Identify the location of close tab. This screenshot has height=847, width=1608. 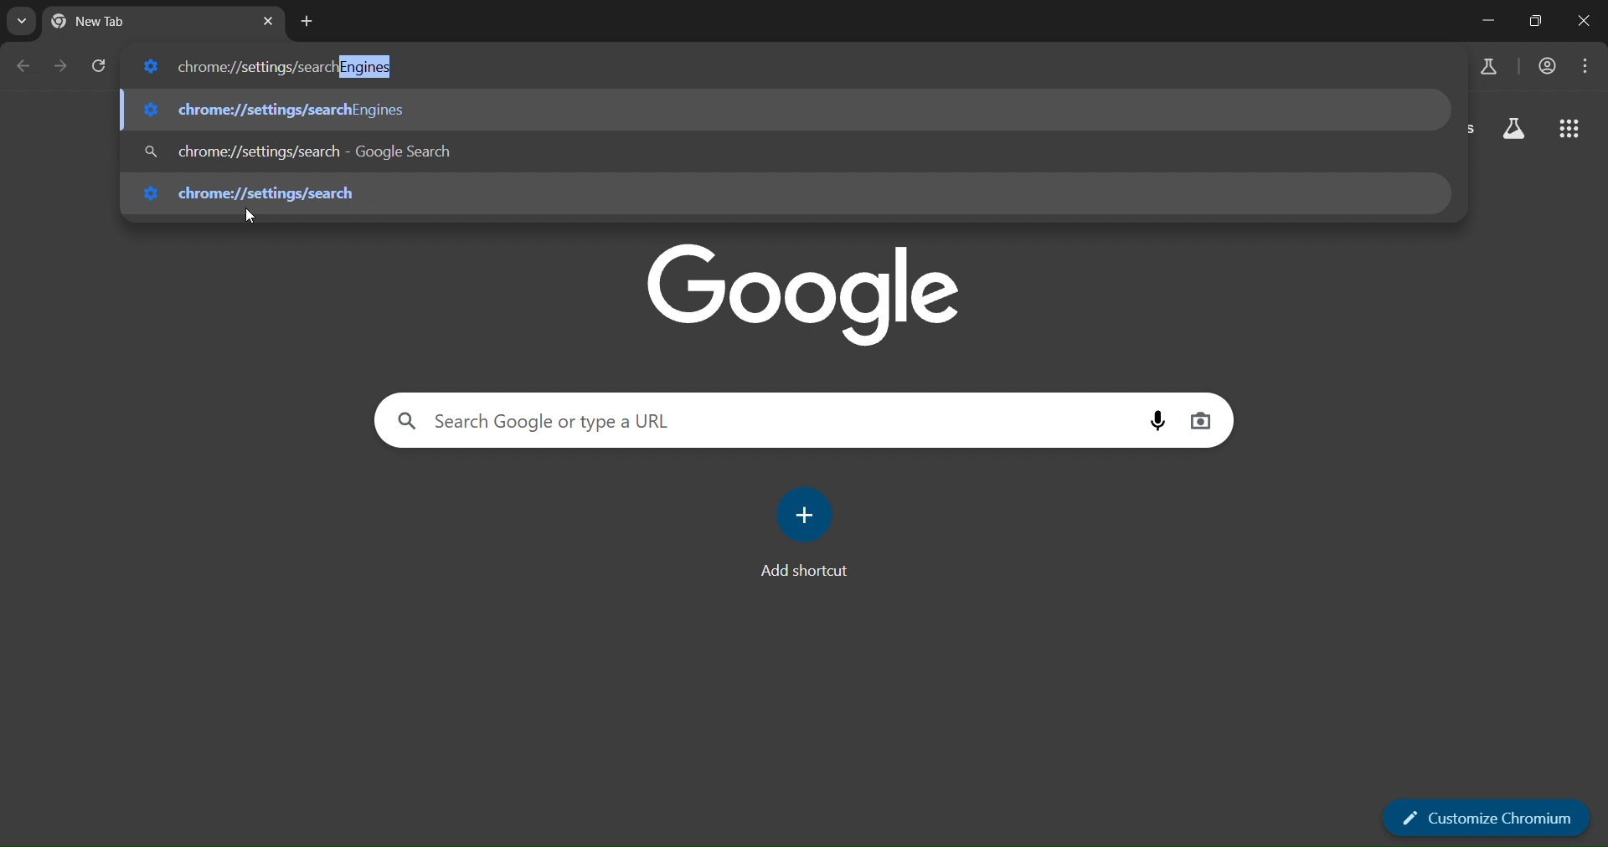
(270, 18).